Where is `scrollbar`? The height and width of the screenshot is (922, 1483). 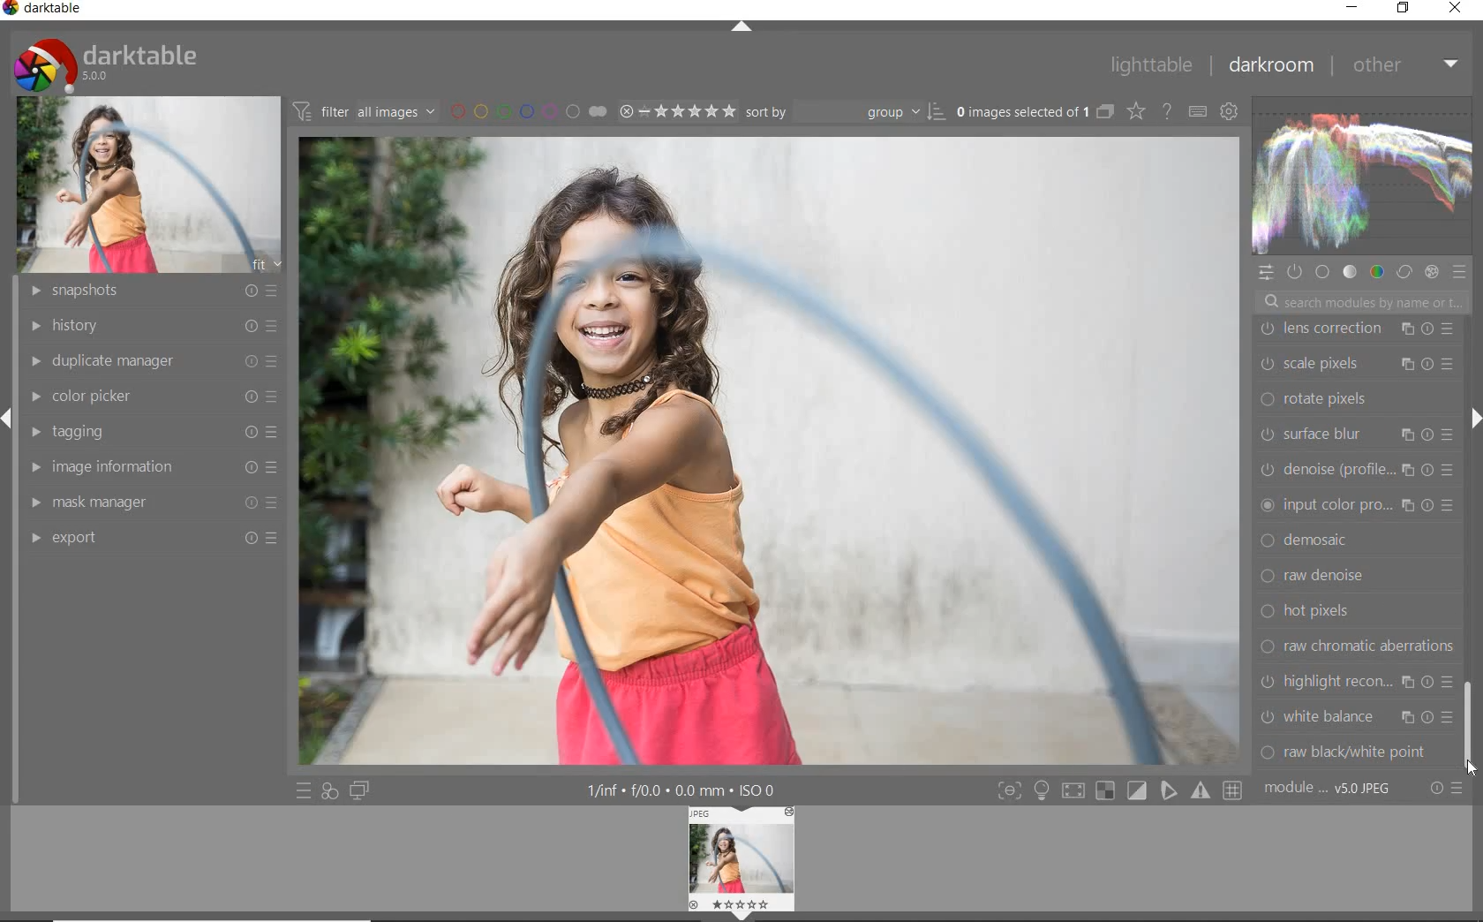 scrollbar is located at coordinates (1465, 717).